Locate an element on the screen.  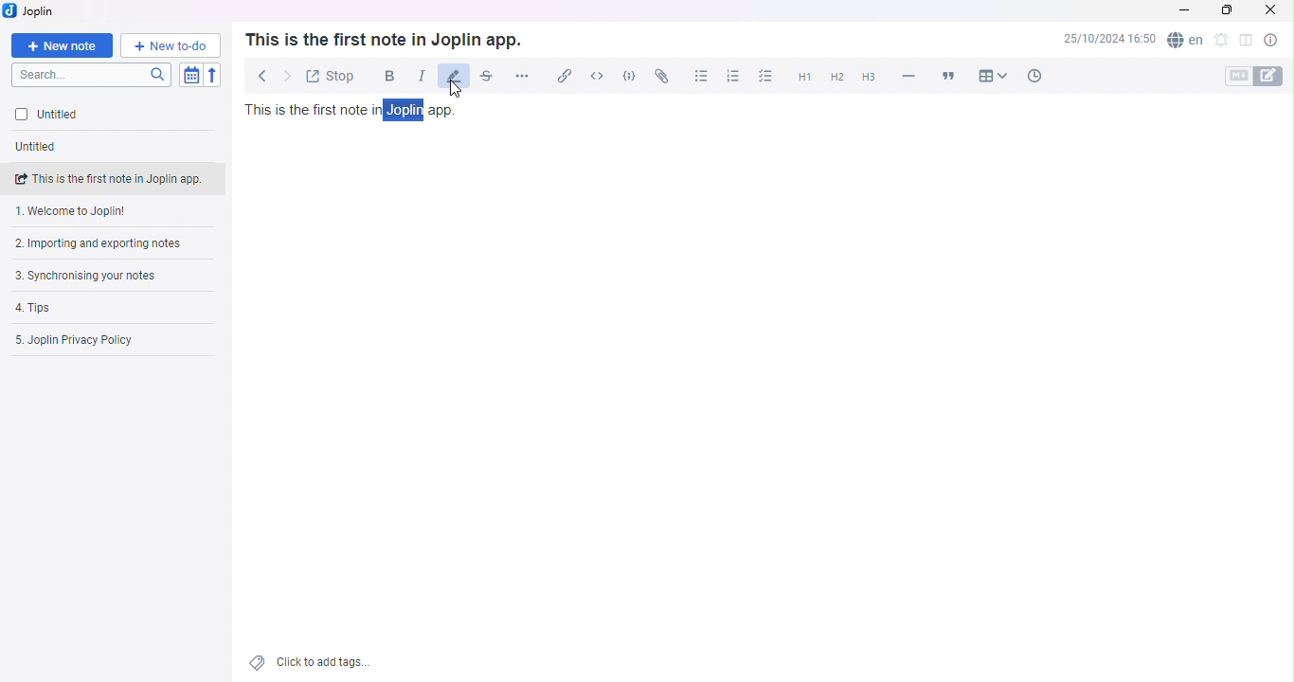
Bullet list is located at coordinates (700, 75).